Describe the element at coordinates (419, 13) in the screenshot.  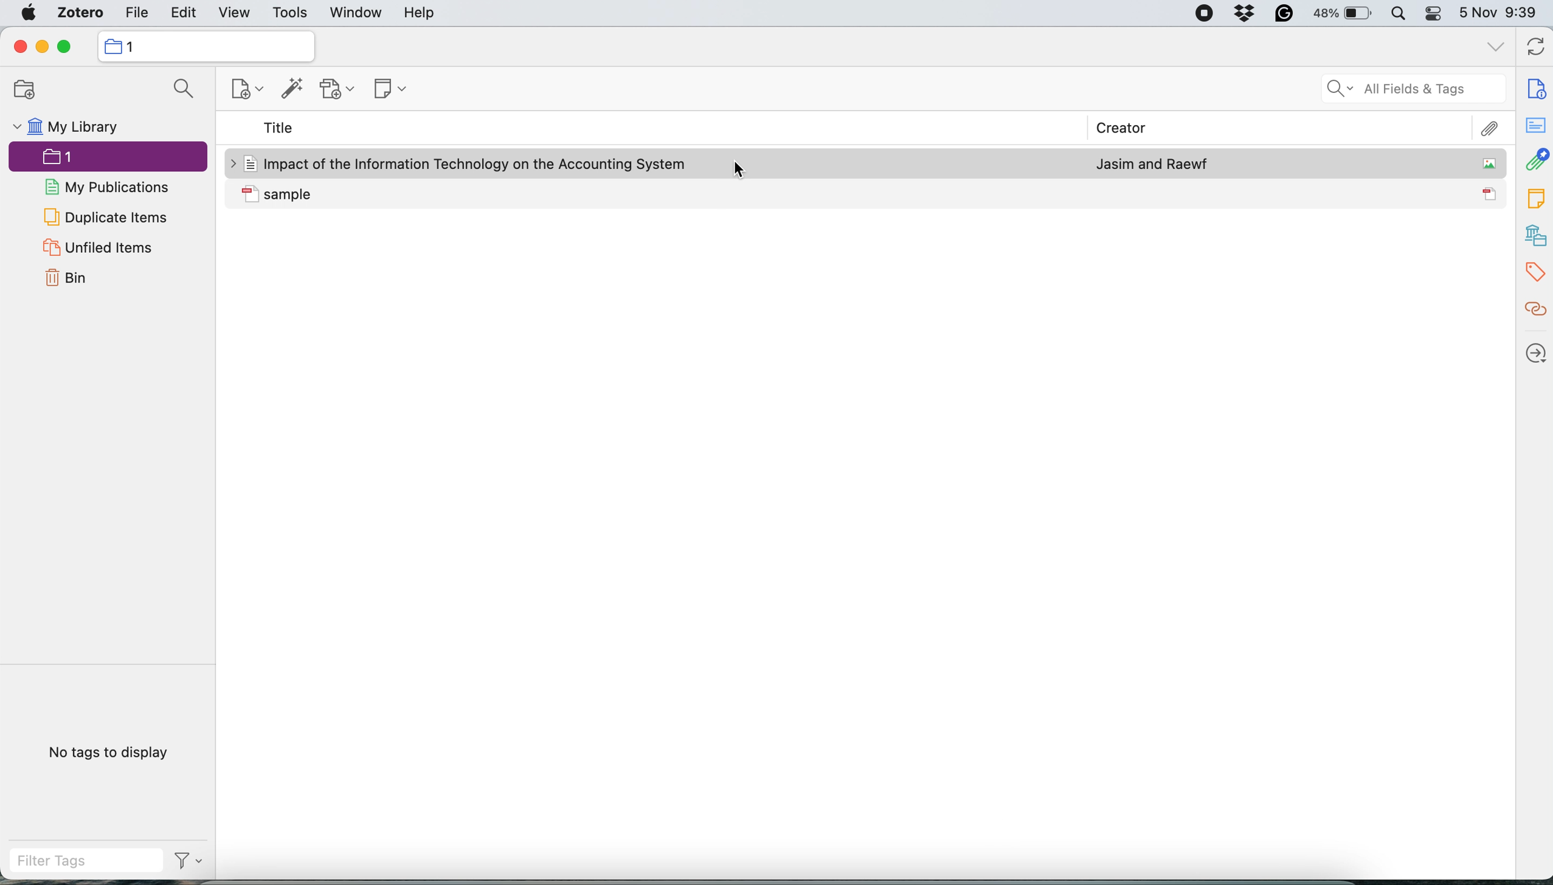
I see `help` at that location.